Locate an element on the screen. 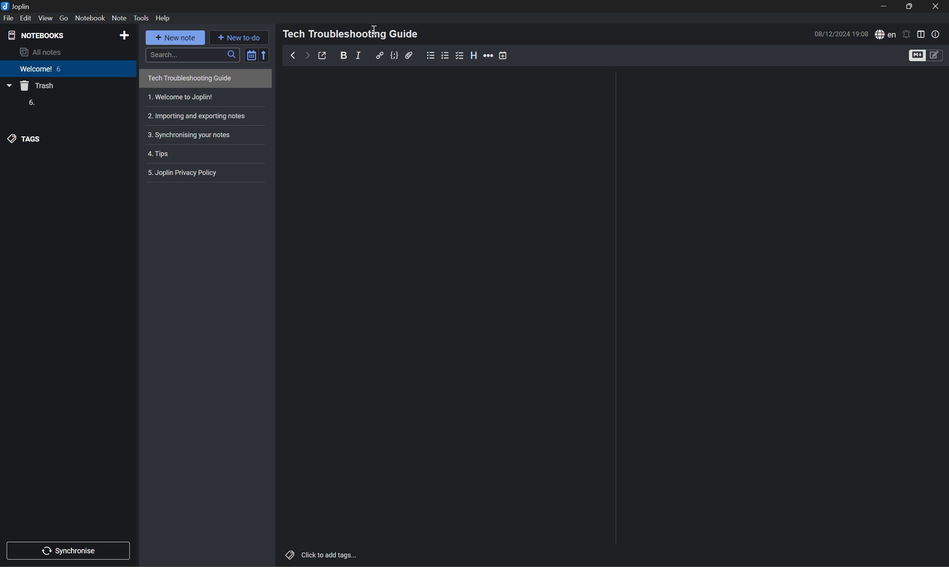  Code block is located at coordinates (394, 55).